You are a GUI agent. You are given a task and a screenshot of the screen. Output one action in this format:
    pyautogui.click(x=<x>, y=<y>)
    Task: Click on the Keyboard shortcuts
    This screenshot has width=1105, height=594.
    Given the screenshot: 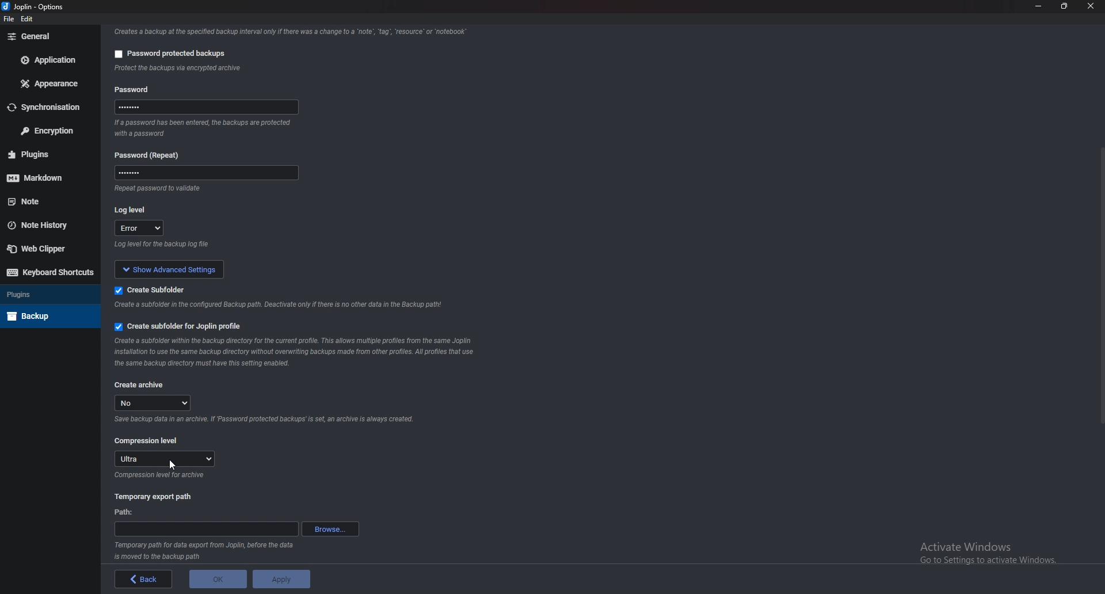 What is the action you would take?
    pyautogui.click(x=48, y=273)
    